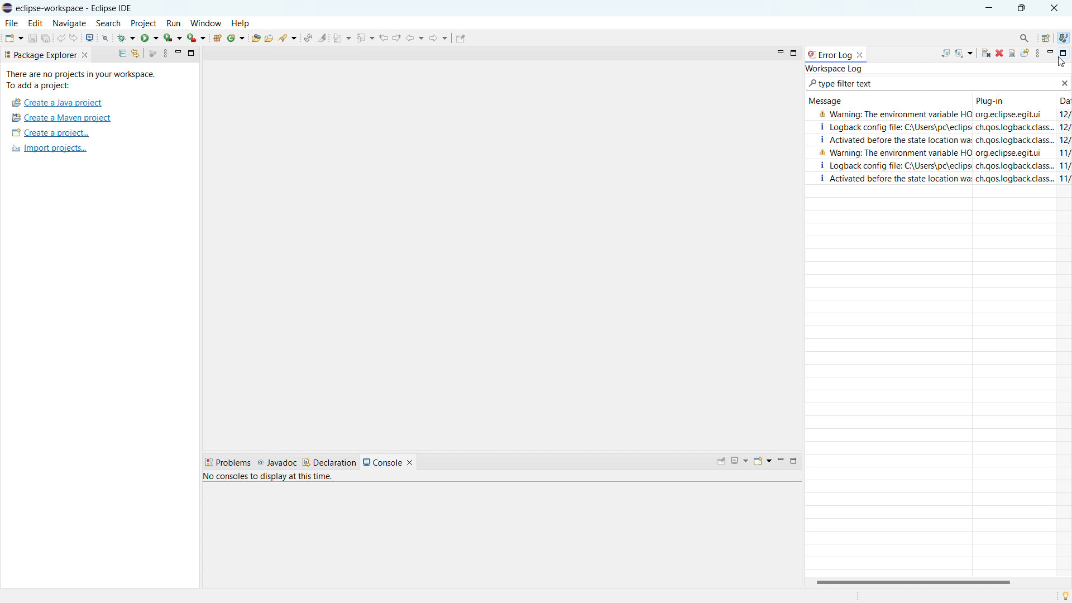 The image size is (1072, 603). Describe the element at coordinates (779, 51) in the screenshot. I see `minimise` at that location.